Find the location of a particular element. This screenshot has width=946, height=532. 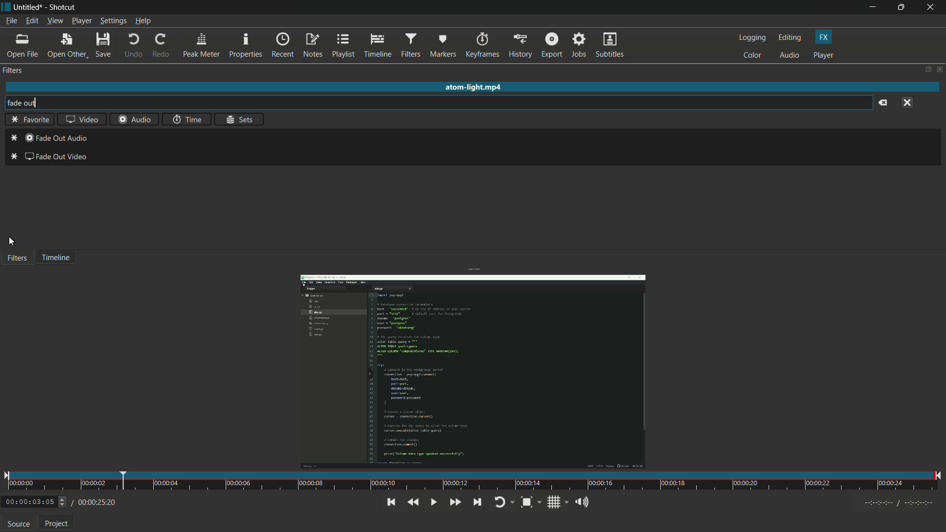

filters is located at coordinates (16, 259).